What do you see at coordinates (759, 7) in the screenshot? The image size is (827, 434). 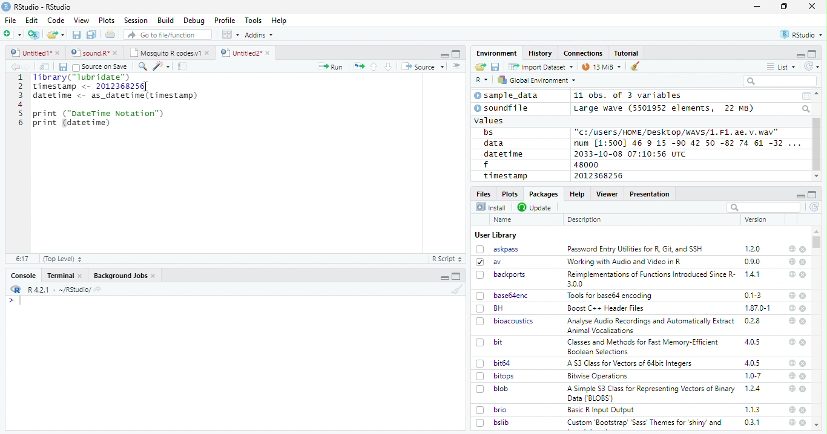 I see `minimize` at bounding box center [759, 7].